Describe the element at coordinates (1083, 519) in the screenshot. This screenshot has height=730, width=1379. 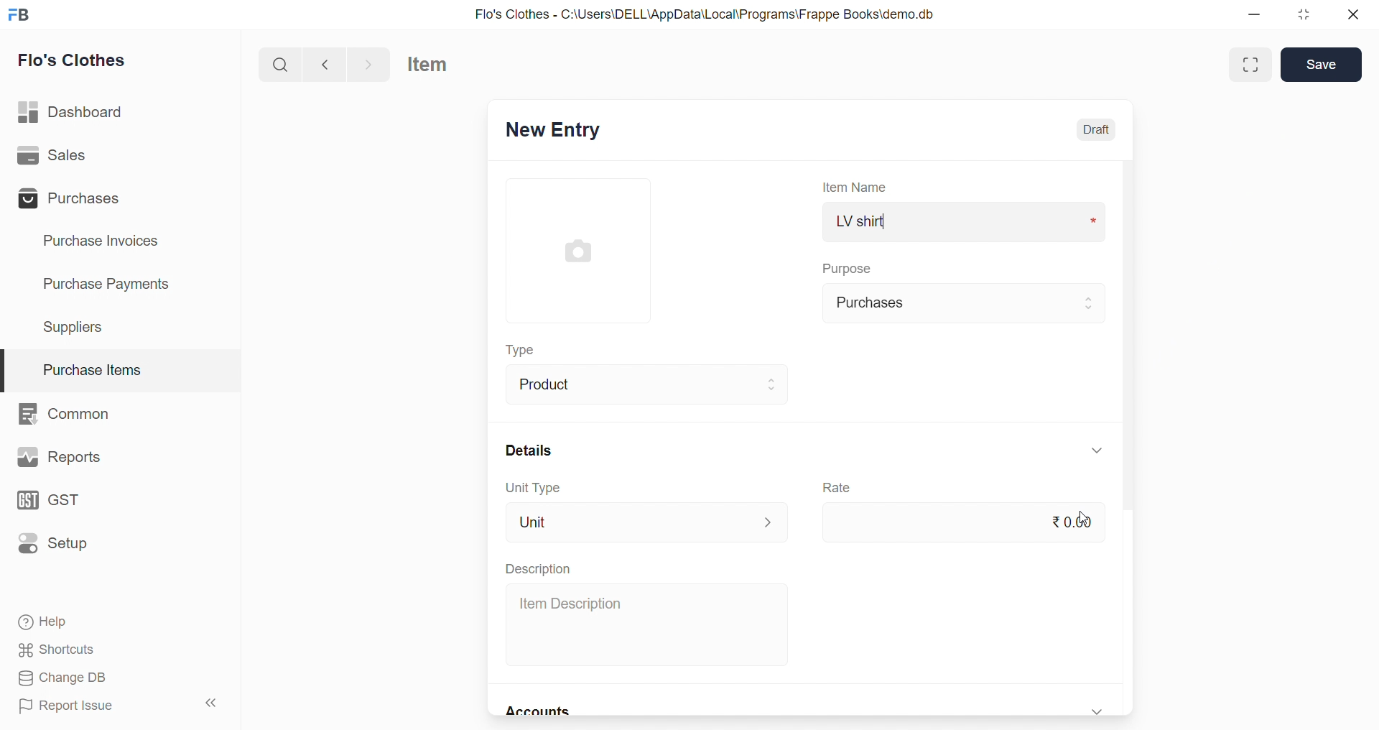
I see `cursor` at that location.